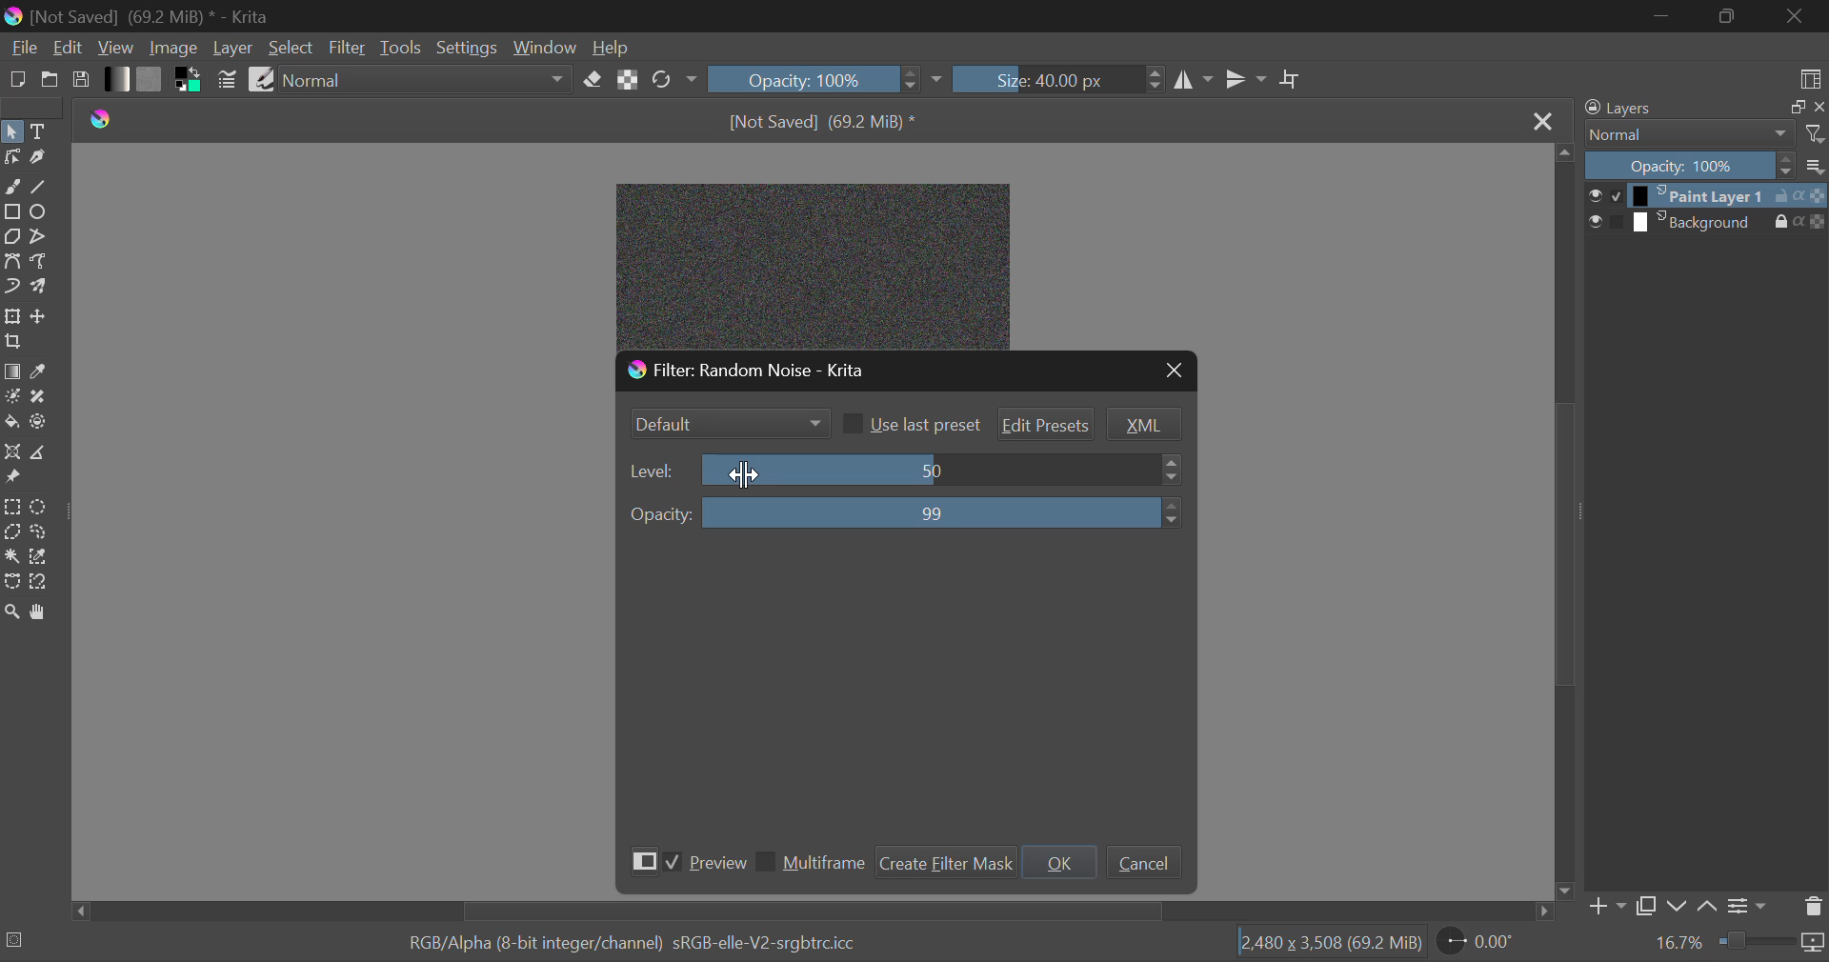 Image resolution: width=1829 pixels, height=962 pixels. I want to click on Brush Size, so click(1058, 78).